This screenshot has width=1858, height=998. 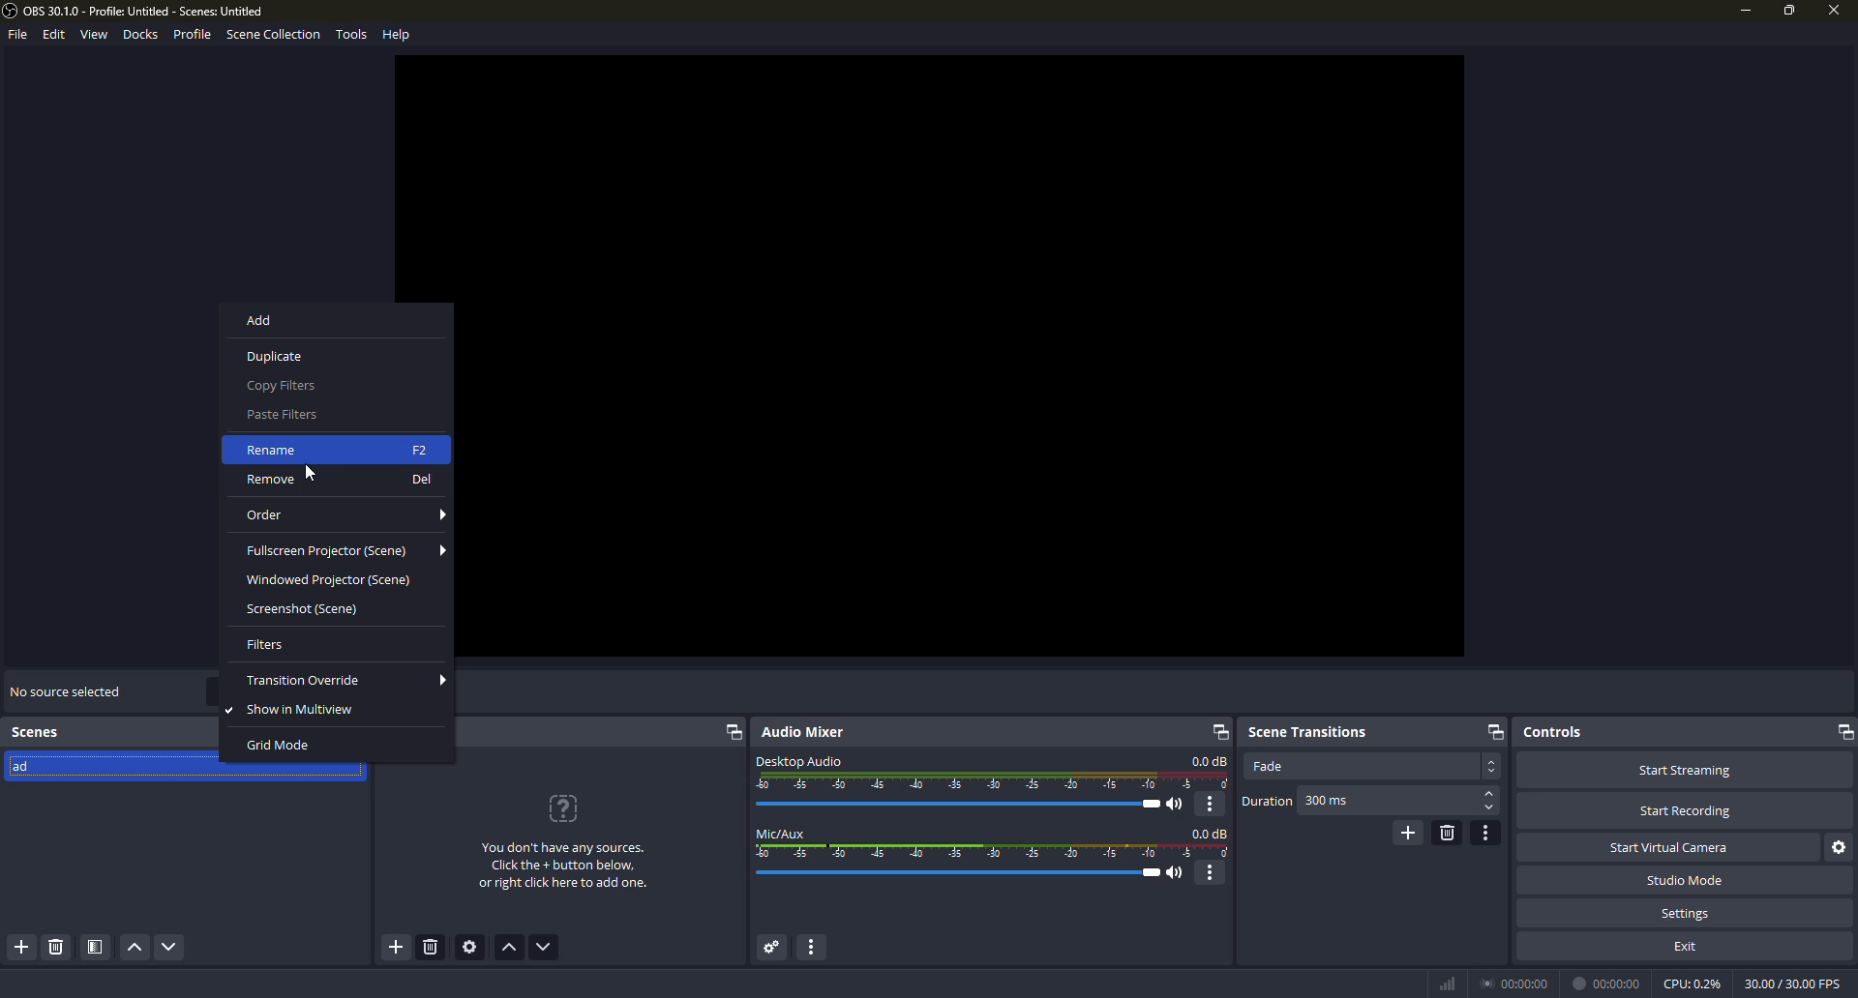 I want to click on view, so click(x=93, y=35).